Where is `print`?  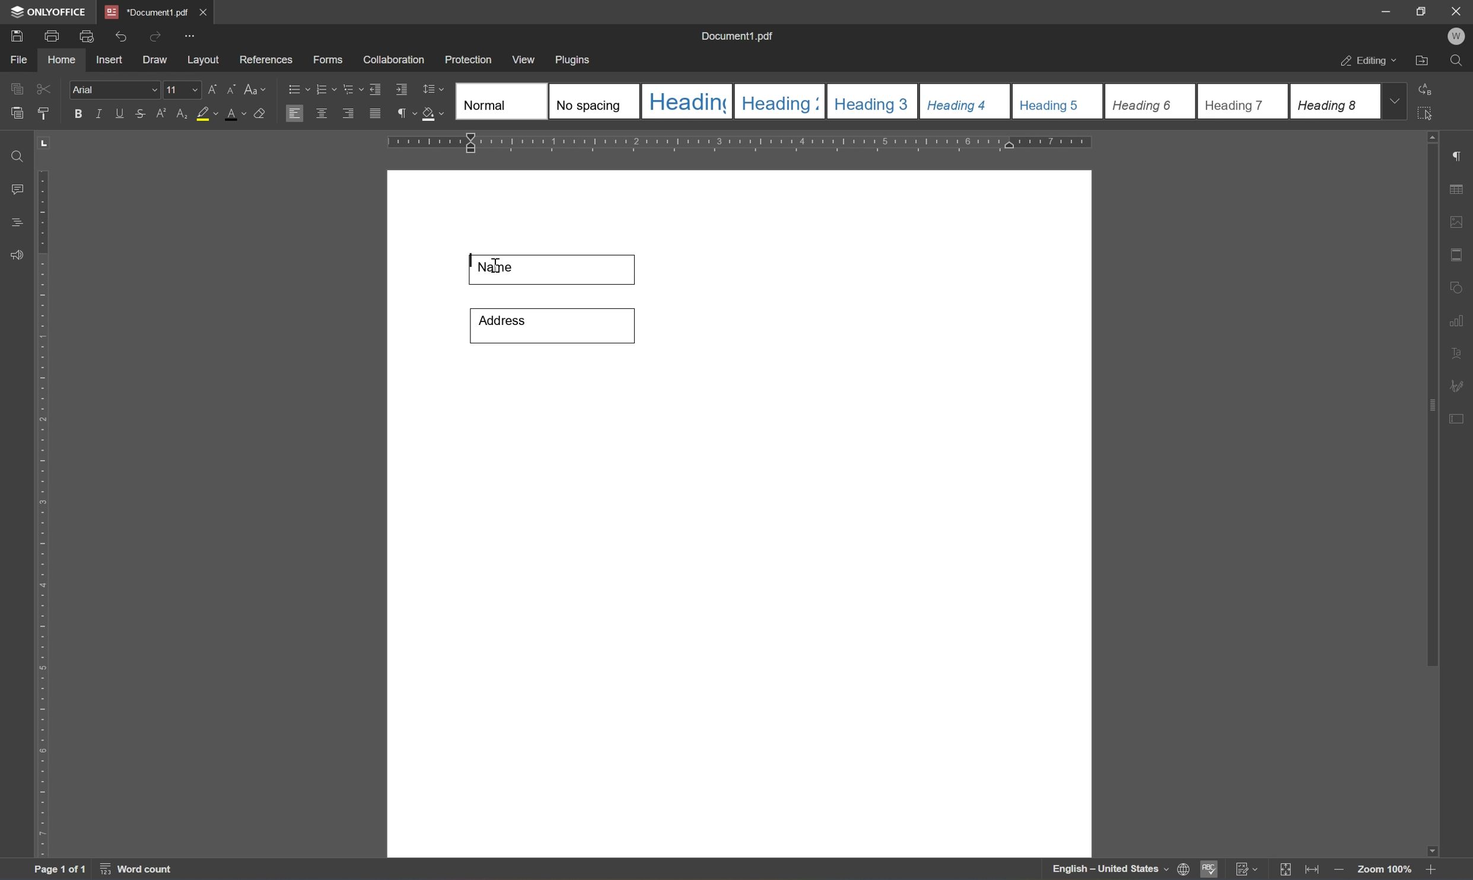
print is located at coordinates (49, 37).